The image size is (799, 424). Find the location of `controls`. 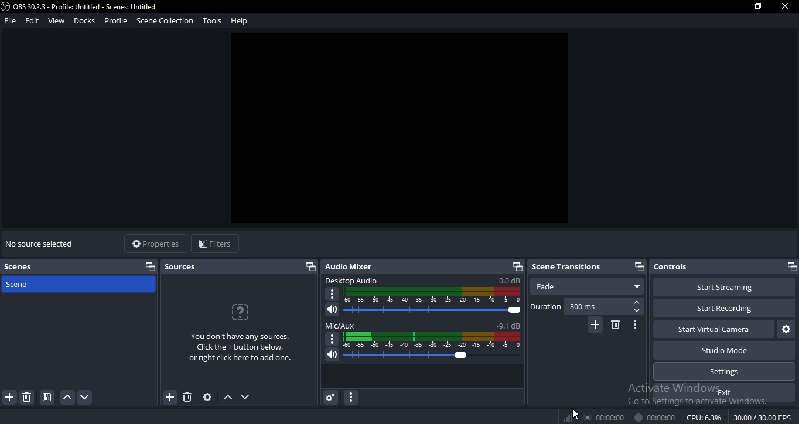

controls is located at coordinates (672, 267).